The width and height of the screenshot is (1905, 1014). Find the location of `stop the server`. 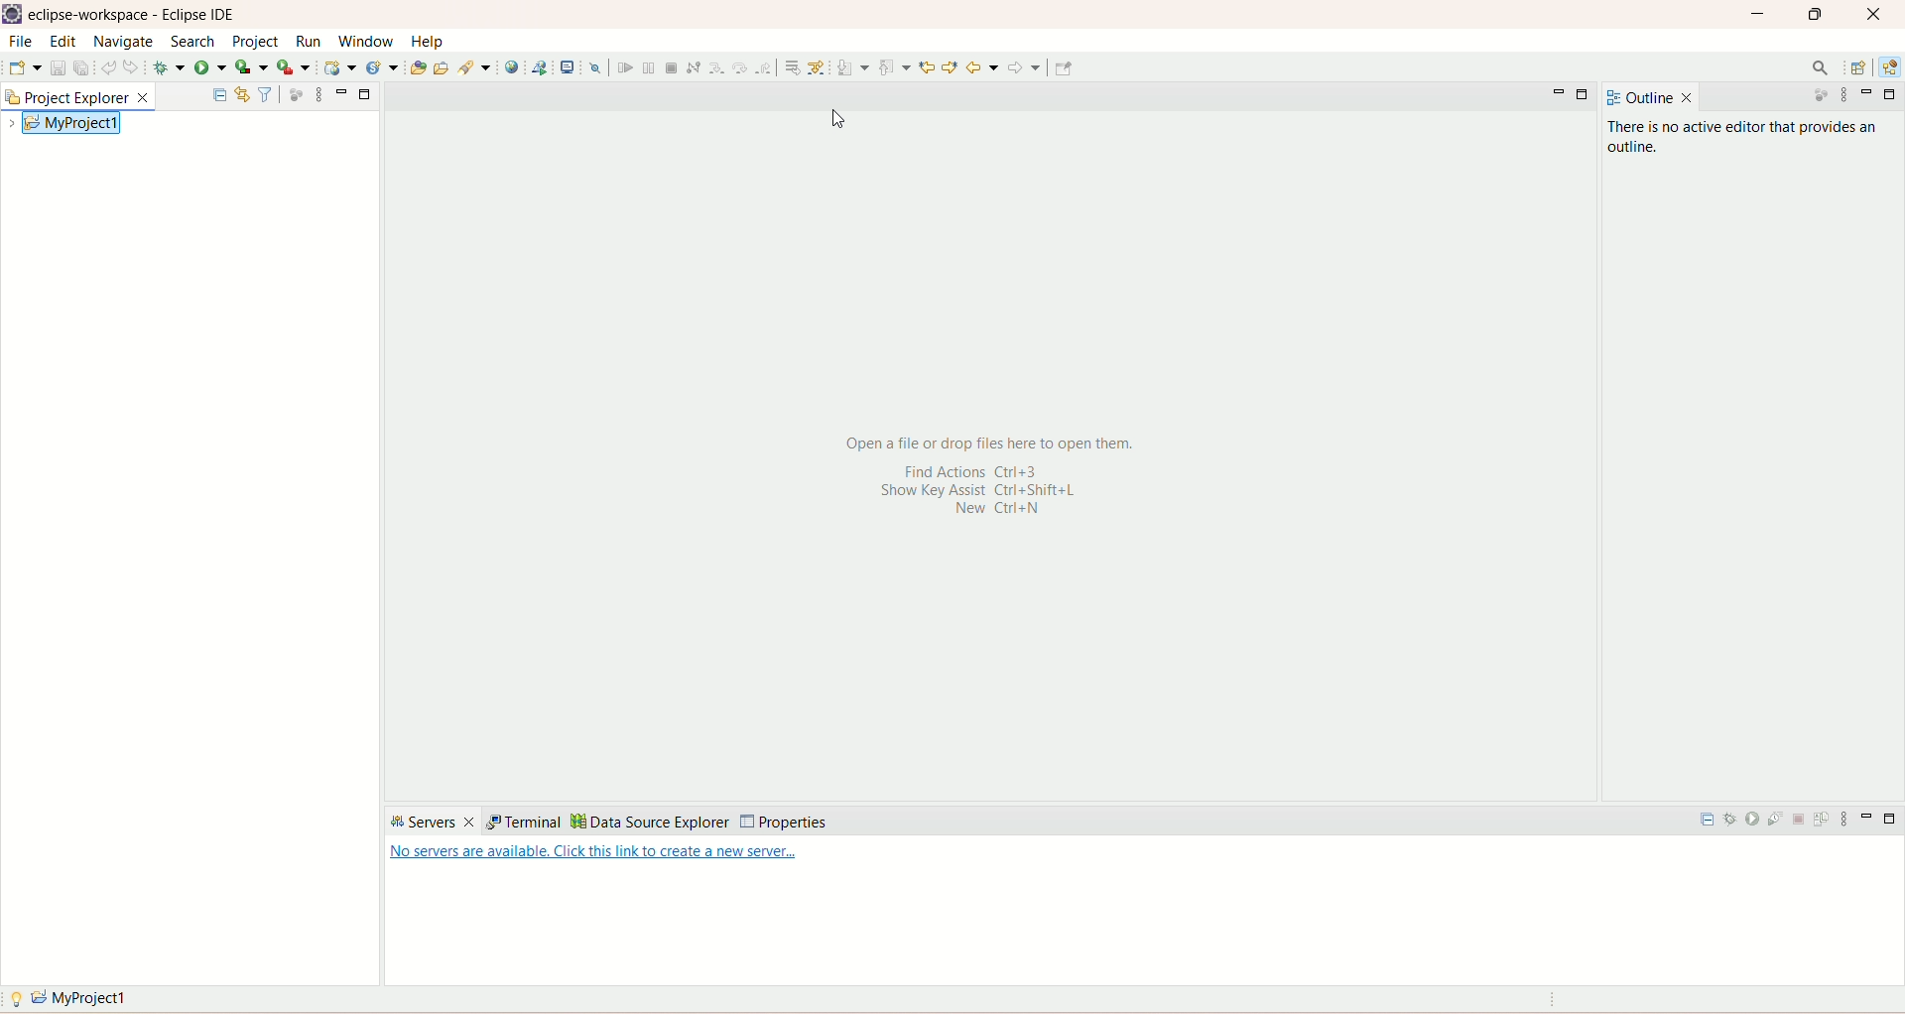

stop the server is located at coordinates (1802, 822).